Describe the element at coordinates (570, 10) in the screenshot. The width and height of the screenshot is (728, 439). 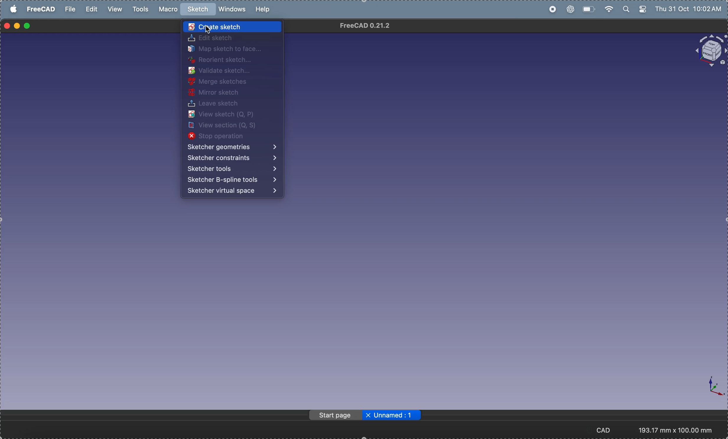
I see `chatgpt` at that location.